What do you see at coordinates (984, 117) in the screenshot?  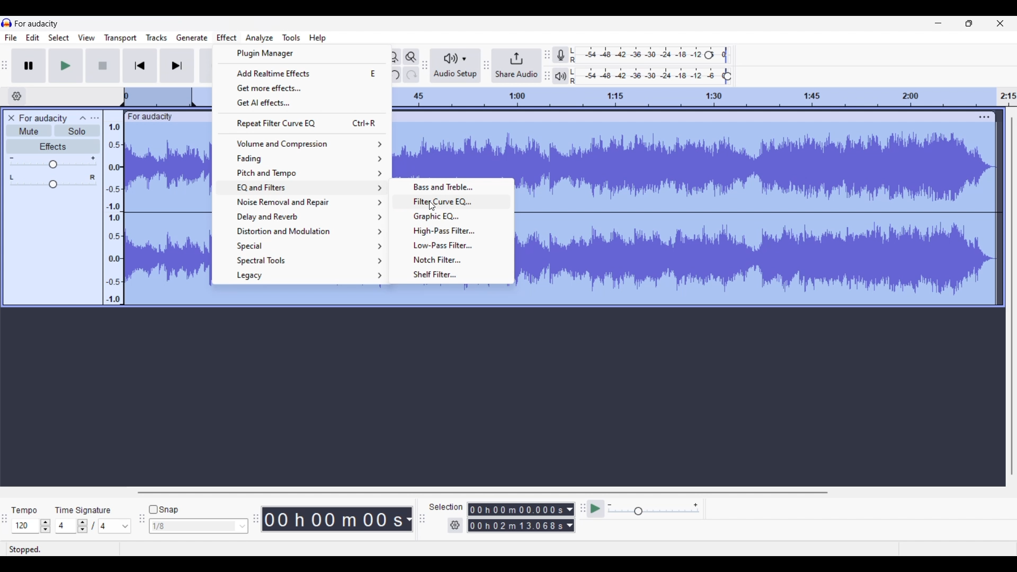 I see `Track settings` at bounding box center [984, 117].